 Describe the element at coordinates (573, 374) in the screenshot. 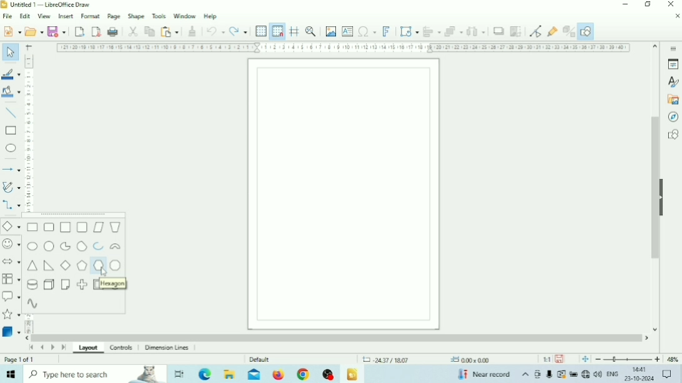

I see `Charging, plugged in` at that location.